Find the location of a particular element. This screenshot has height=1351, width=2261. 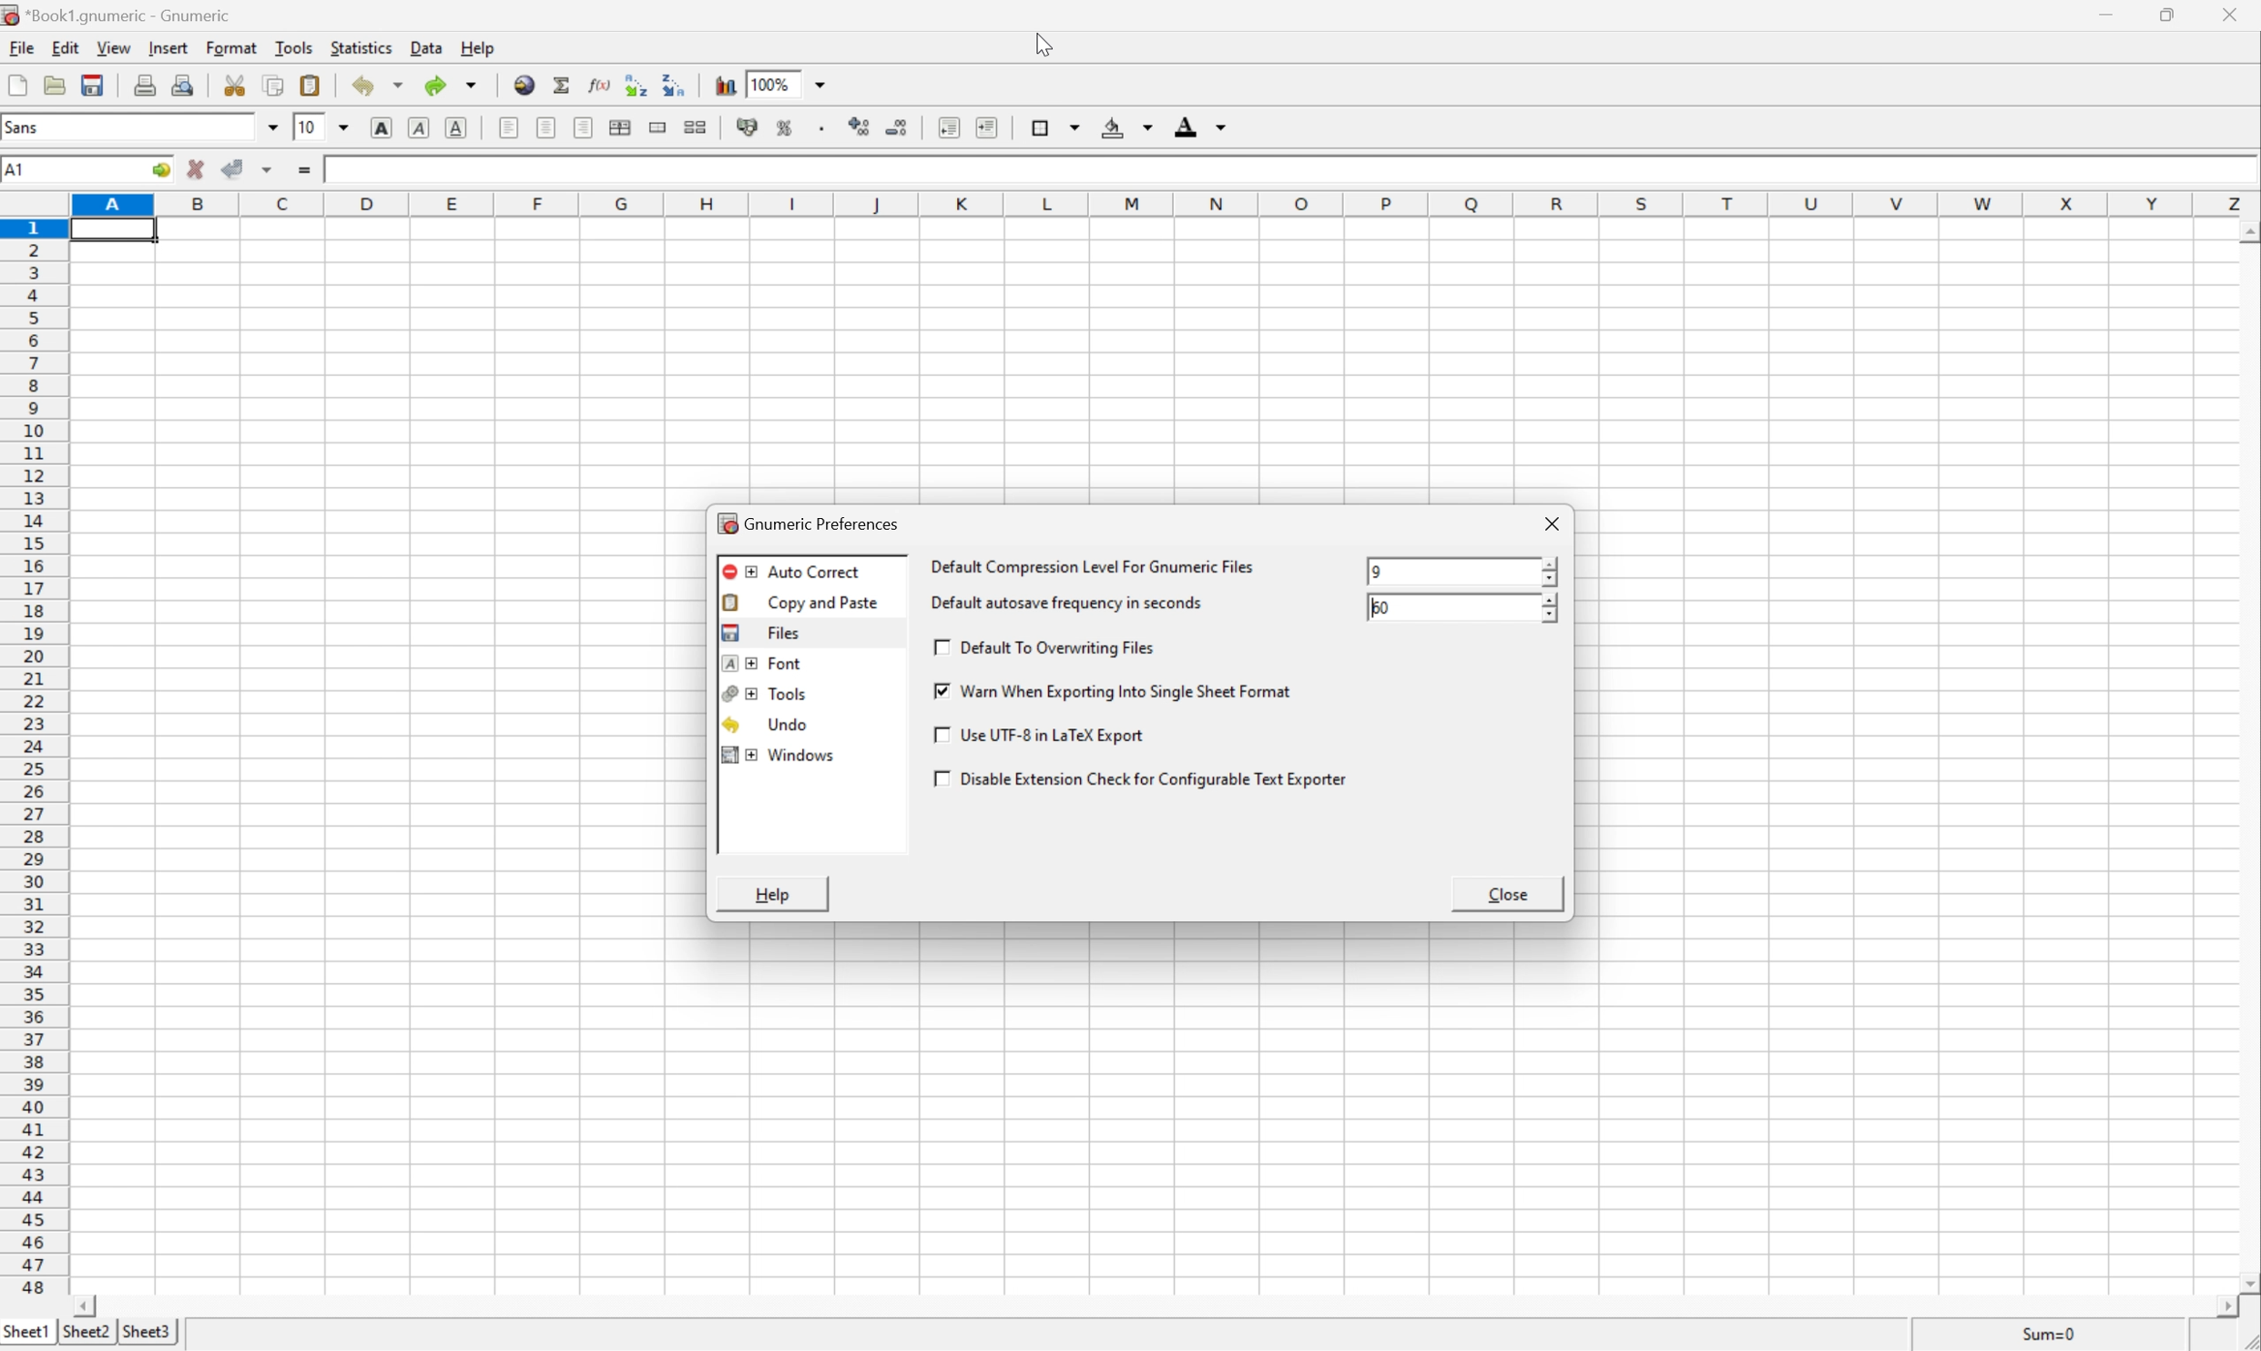

files is located at coordinates (758, 631).